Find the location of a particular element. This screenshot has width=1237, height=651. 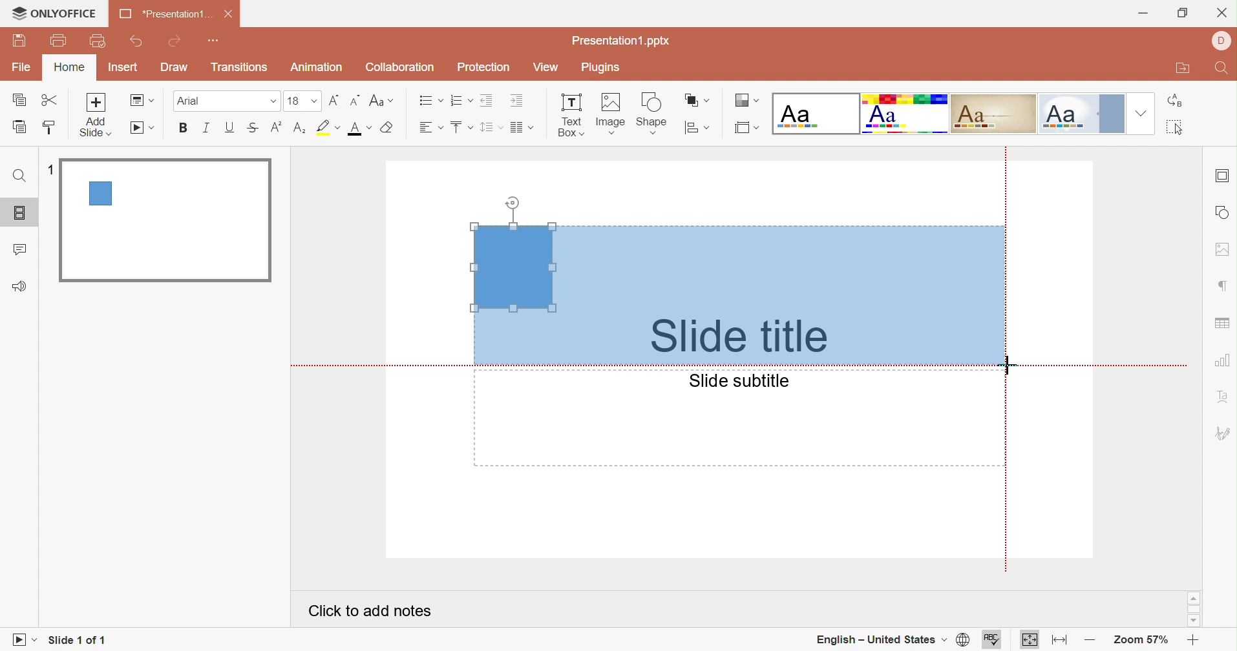

Paste is located at coordinates (19, 127).